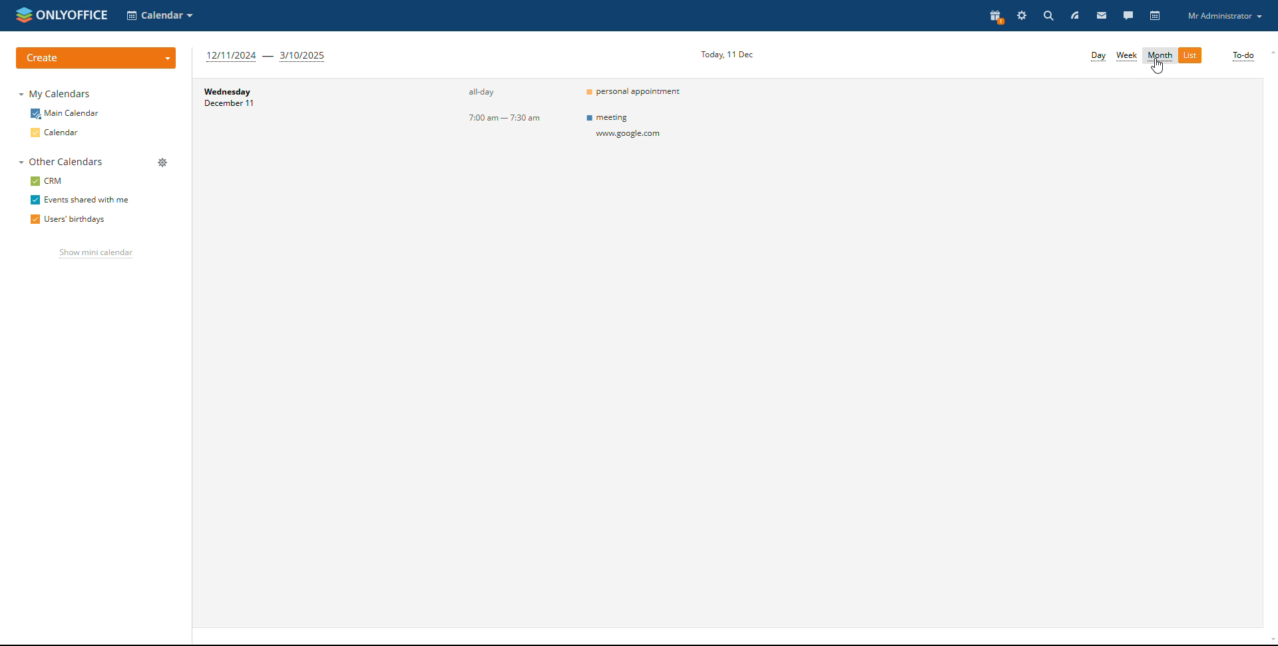  I want to click on week view, so click(1127, 57).